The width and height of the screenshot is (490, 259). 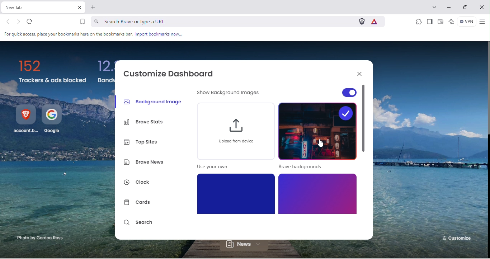 I want to click on Close, so click(x=358, y=73).